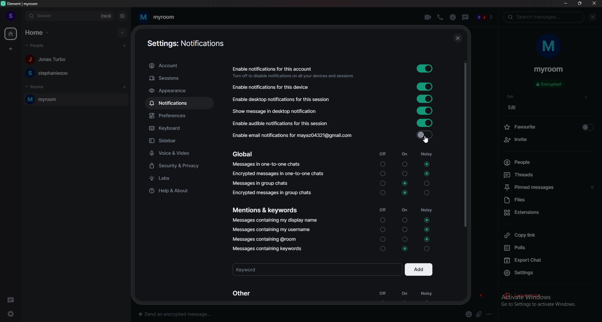 This screenshot has width=602, height=322. Describe the element at coordinates (548, 235) in the screenshot. I see `copy link` at that location.